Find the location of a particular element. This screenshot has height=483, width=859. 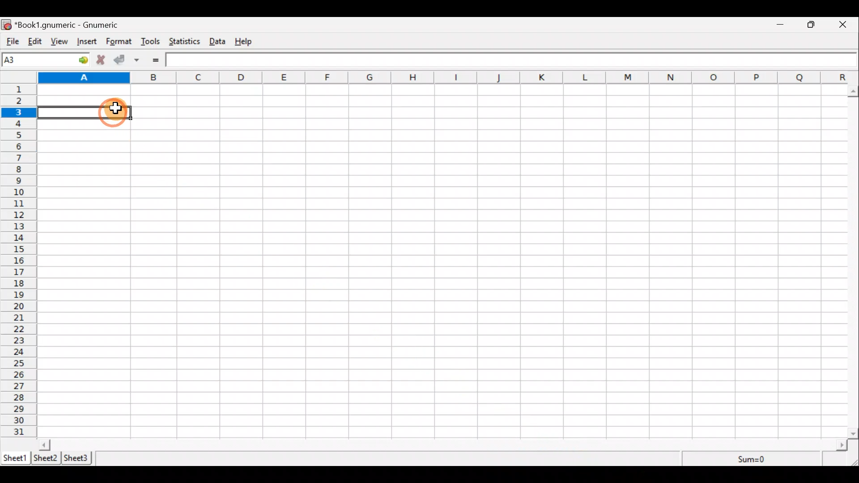

Accept change in multiple cells is located at coordinates (140, 60).